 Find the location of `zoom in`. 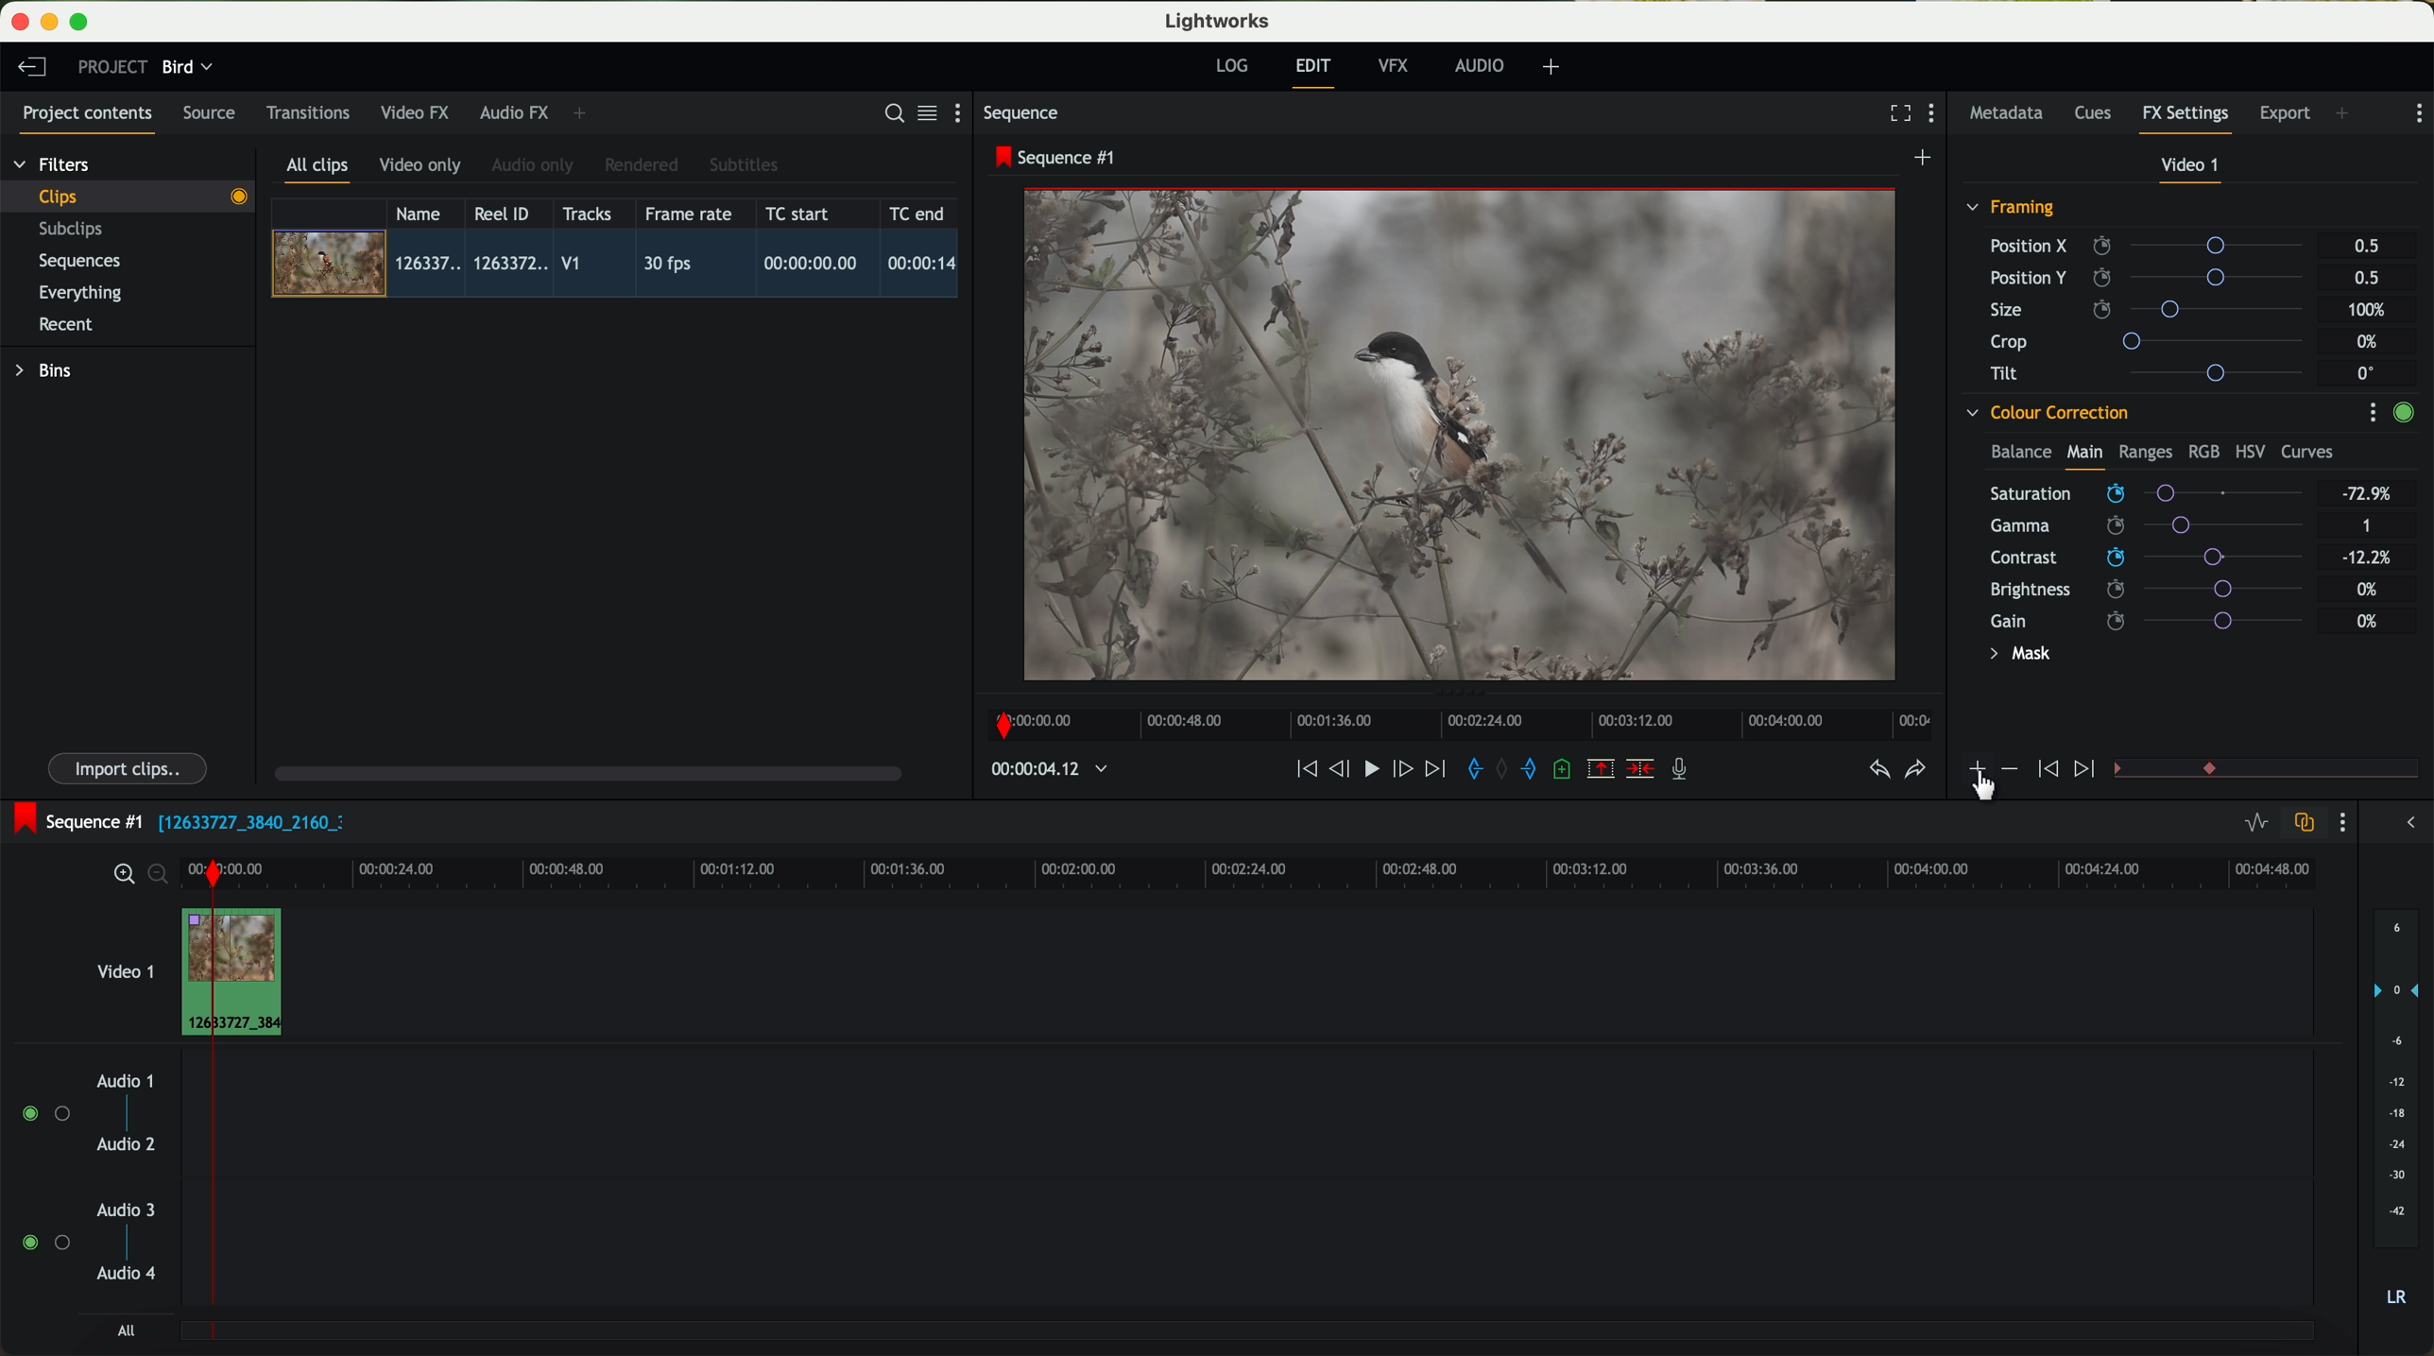

zoom in is located at coordinates (121, 875).